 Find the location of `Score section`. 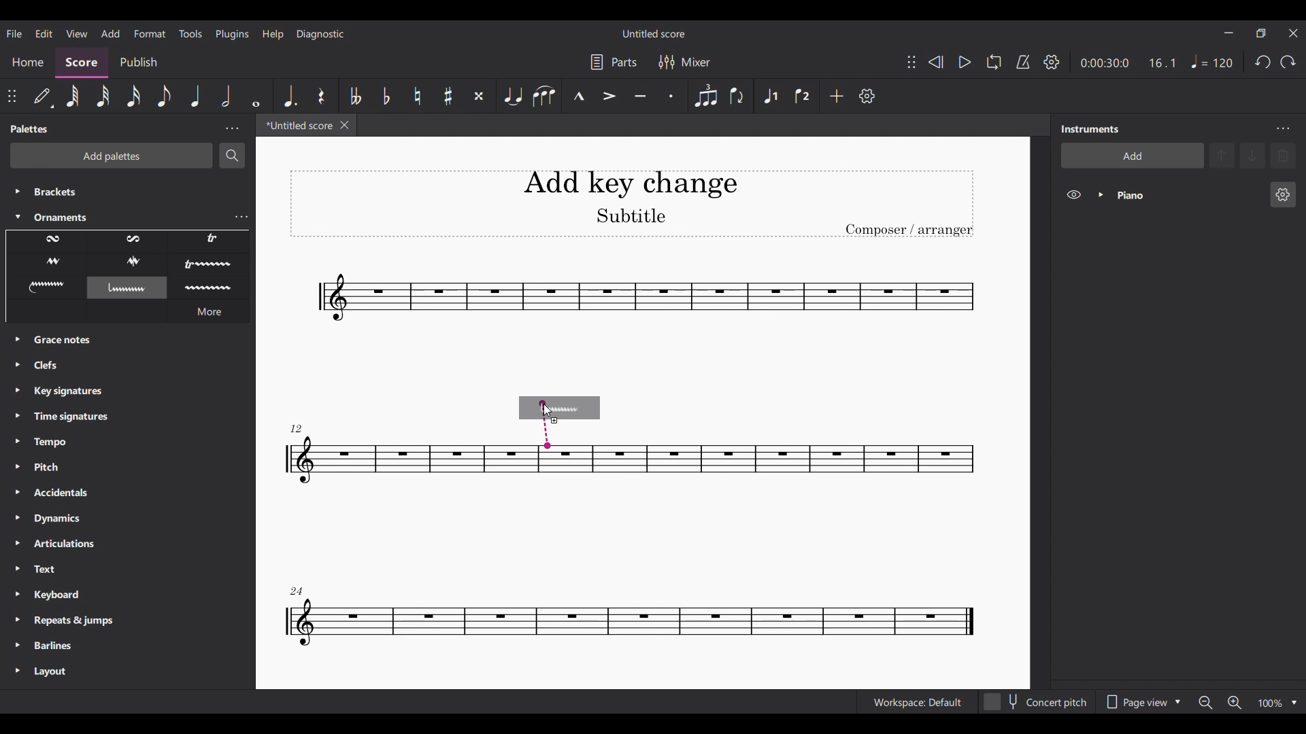

Score section is located at coordinates (81, 63).